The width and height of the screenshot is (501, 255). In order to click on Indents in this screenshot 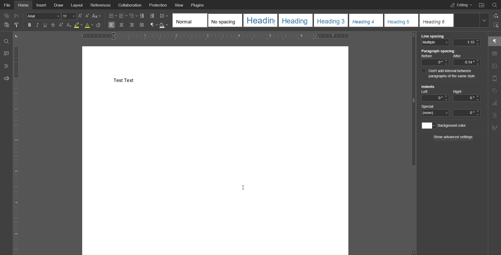, I will do `click(450, 93)`.